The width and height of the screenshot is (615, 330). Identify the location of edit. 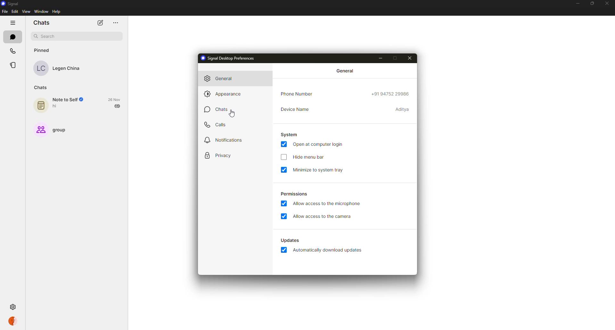
(15, 11).